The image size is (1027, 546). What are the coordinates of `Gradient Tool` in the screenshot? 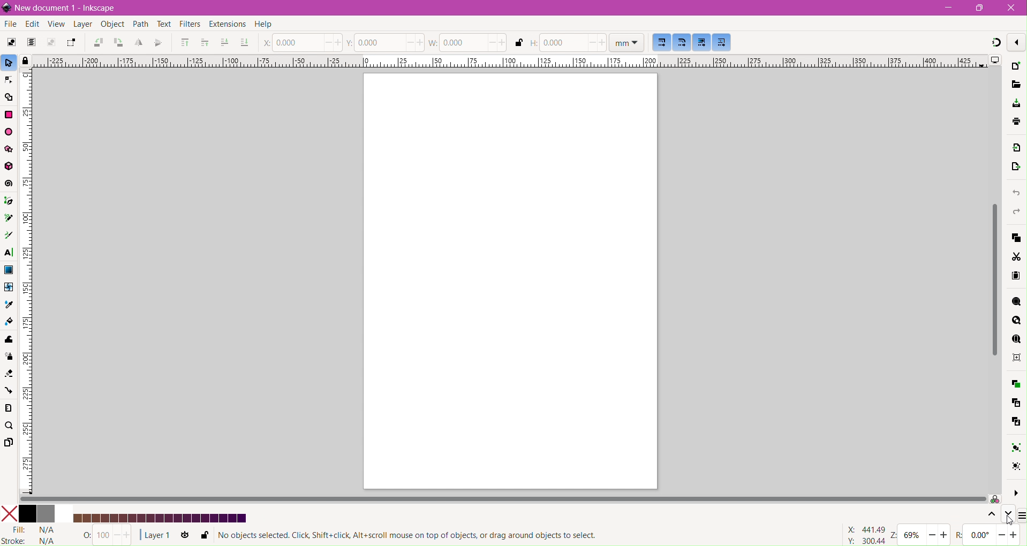 It's located at (9, 269).